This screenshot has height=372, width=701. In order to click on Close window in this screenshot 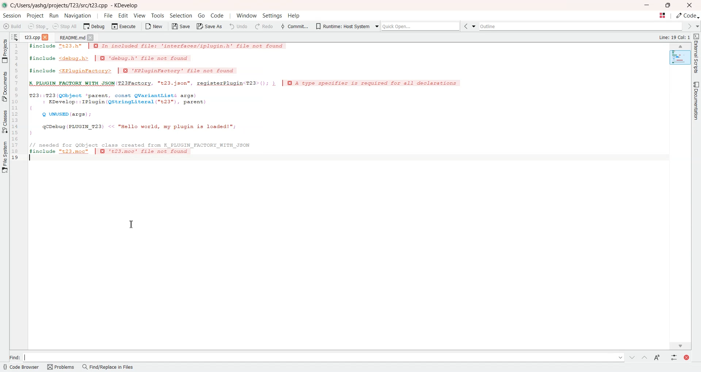, I will do `click(685, 357)`.